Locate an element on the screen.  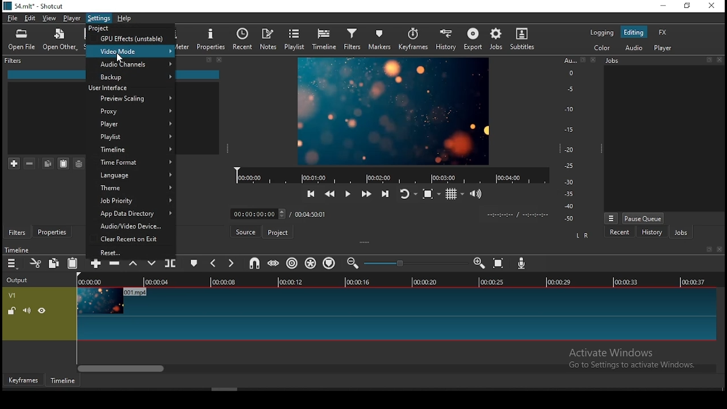
settings is located at coordinates (99, 18).